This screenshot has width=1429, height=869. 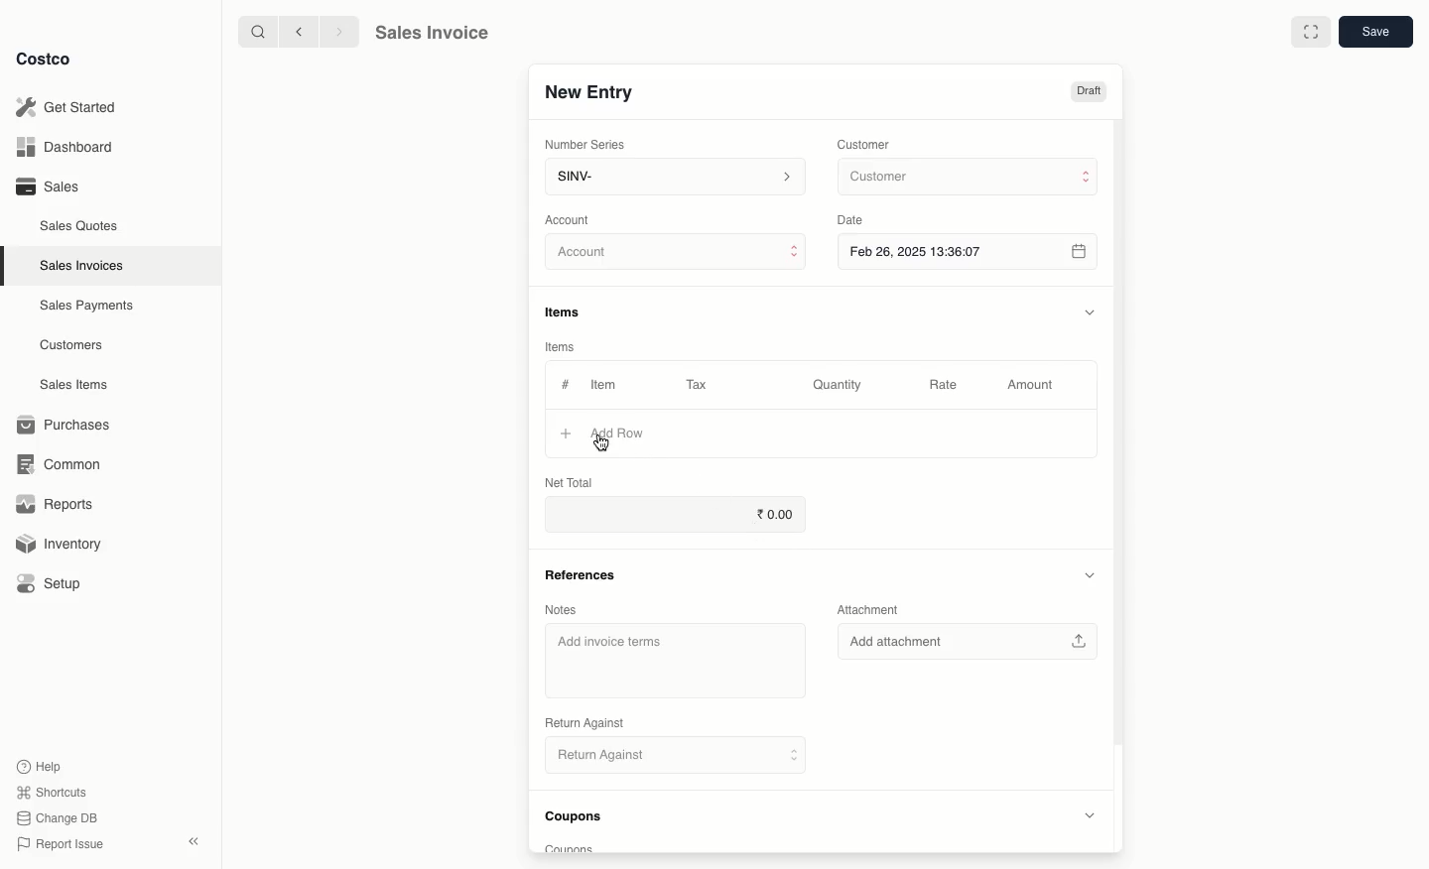 I want to click on Dashboard, so click(x=62, y=148).